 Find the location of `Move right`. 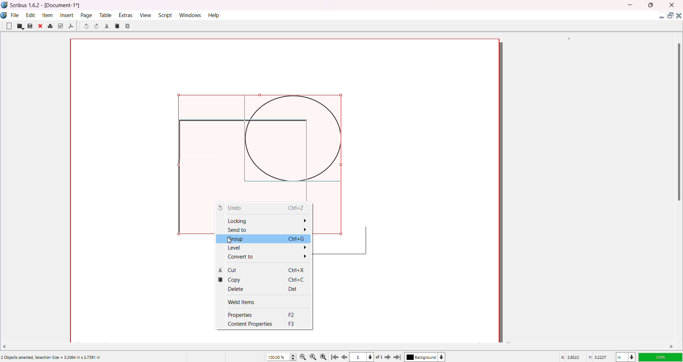

Move right is located at coordinates (672, 346).